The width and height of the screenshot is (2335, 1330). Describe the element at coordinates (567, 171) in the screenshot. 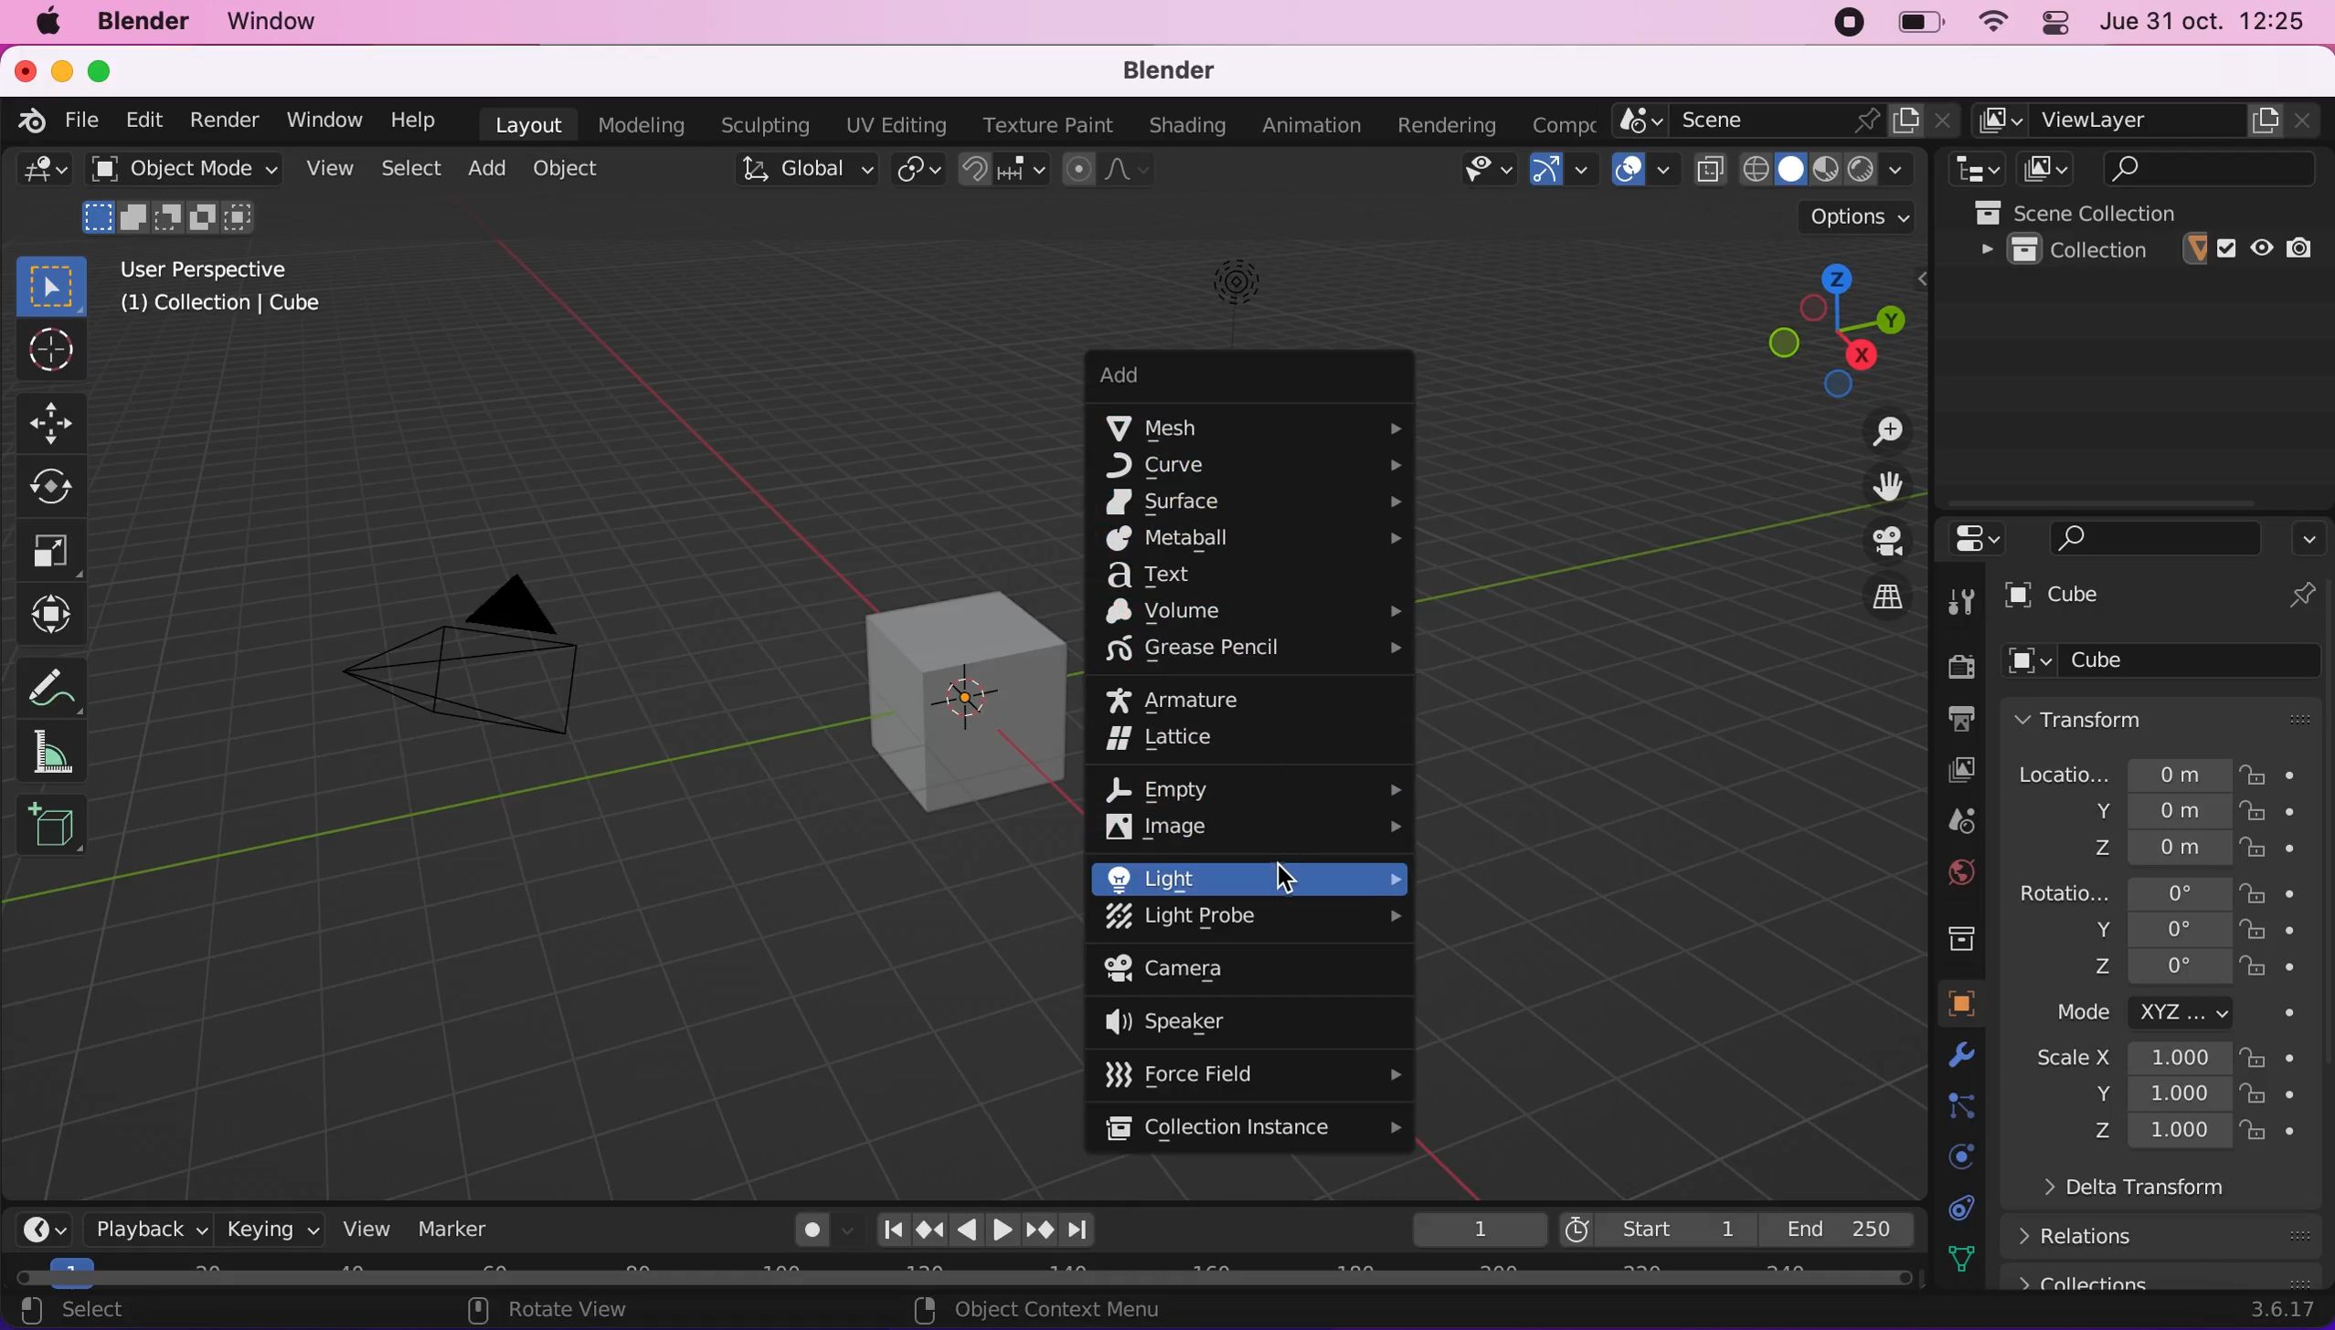

I see `object` at that location.